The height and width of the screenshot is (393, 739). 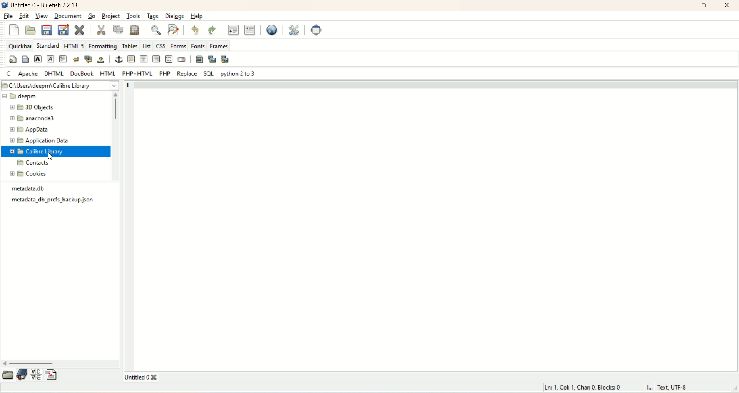 I want to click on non breaking space, so click(x=101, y=60).